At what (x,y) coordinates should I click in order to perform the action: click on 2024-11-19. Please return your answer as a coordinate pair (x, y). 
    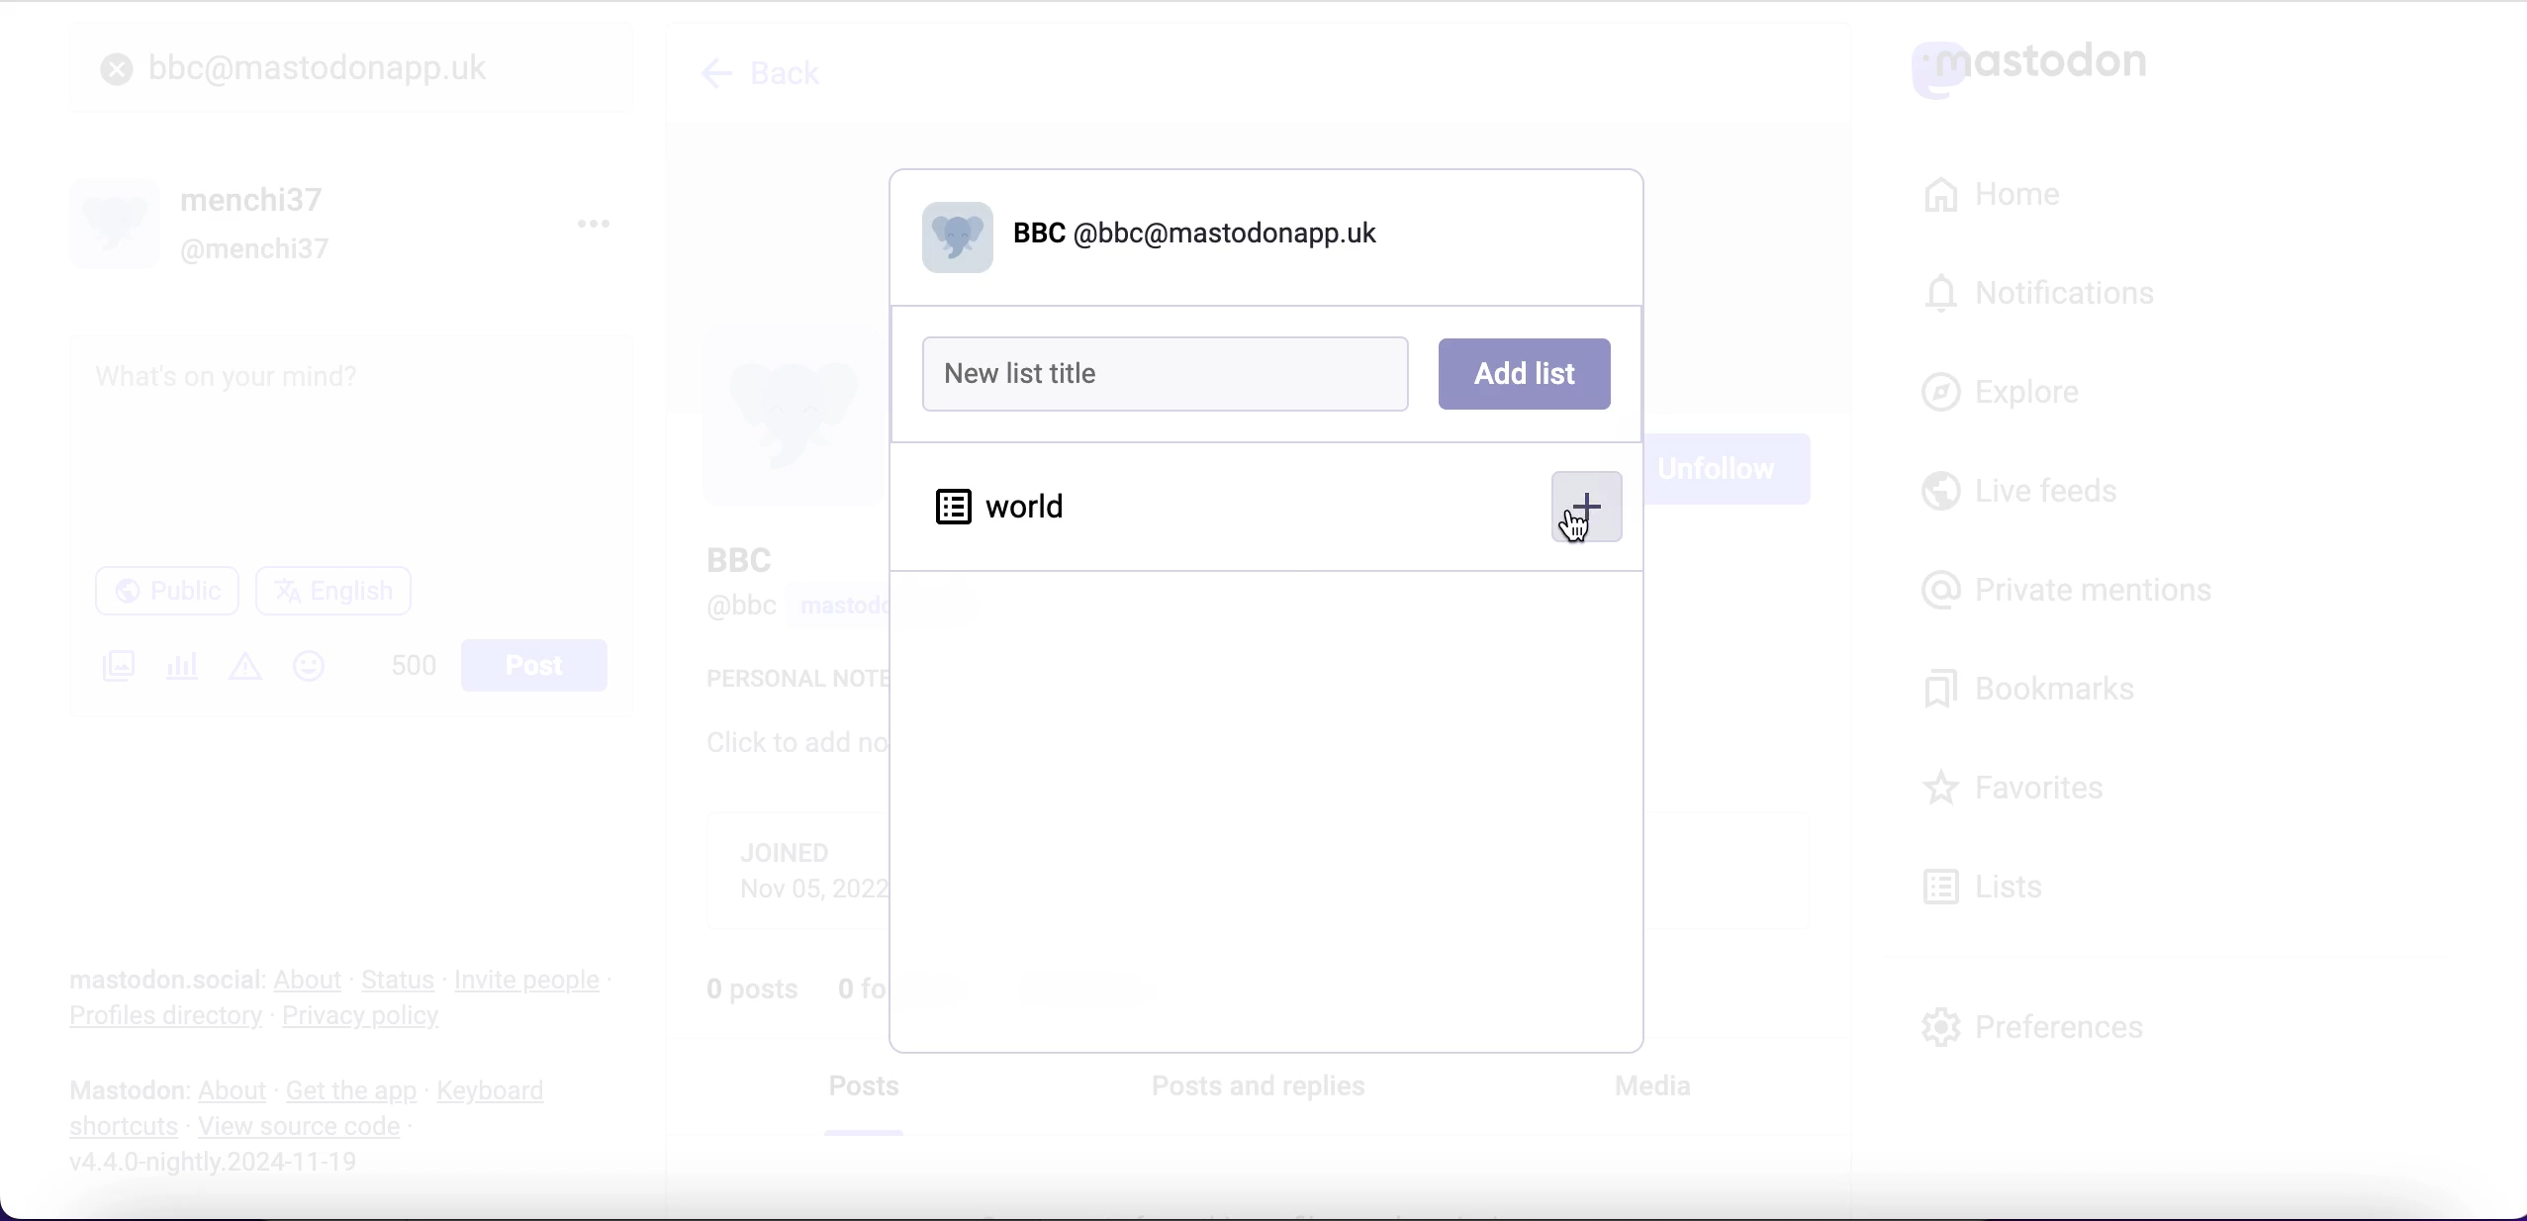
    Looking at the image, I should click on (229, 1161).